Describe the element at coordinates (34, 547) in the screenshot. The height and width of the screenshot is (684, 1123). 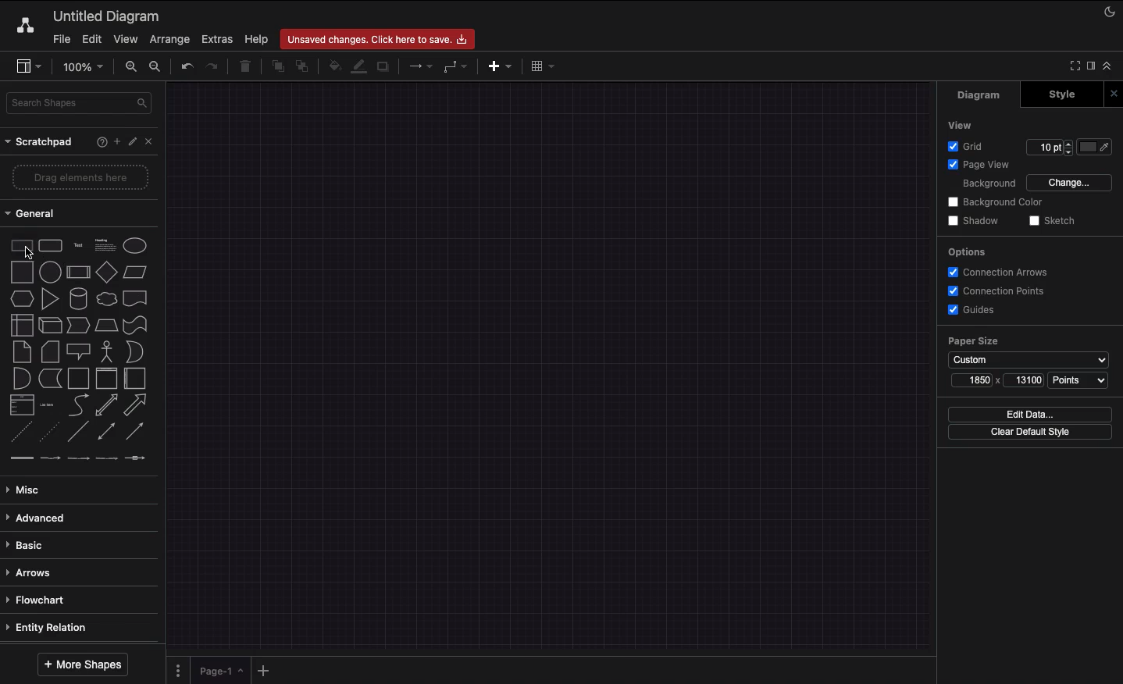
I see `Basic` at that location.